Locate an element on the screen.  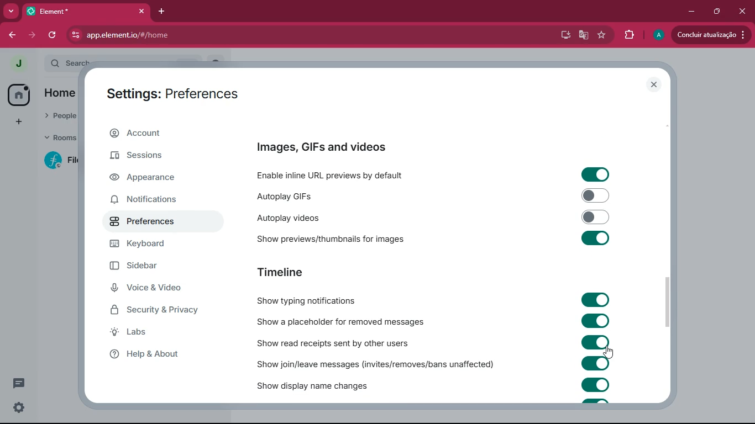
notifications is located at coordinates (155, 200).